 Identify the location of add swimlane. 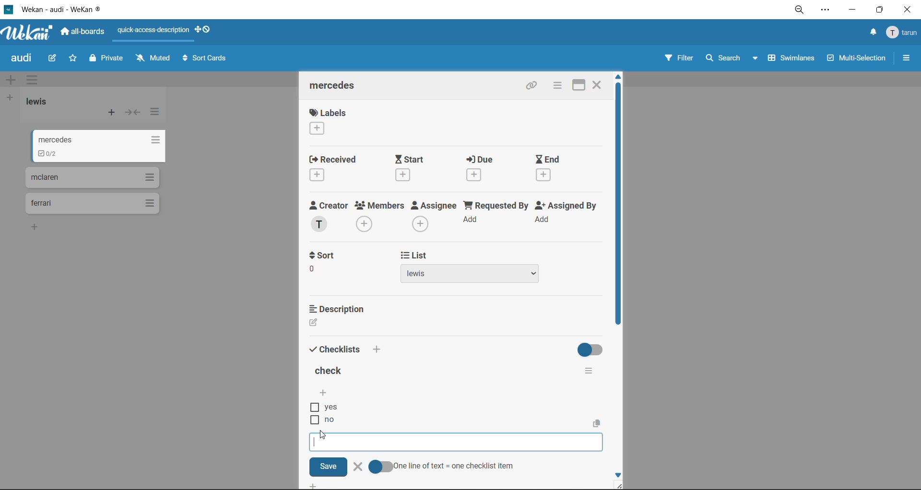
(13, 80).